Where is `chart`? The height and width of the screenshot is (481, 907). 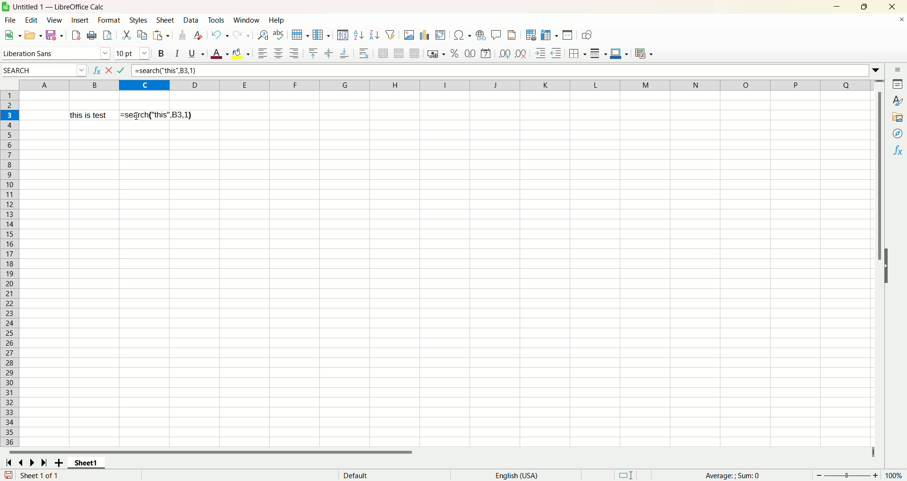
chart is located at coordinates (425, 34).